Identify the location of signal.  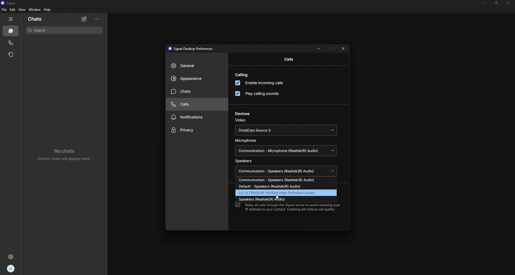
(11, 3).